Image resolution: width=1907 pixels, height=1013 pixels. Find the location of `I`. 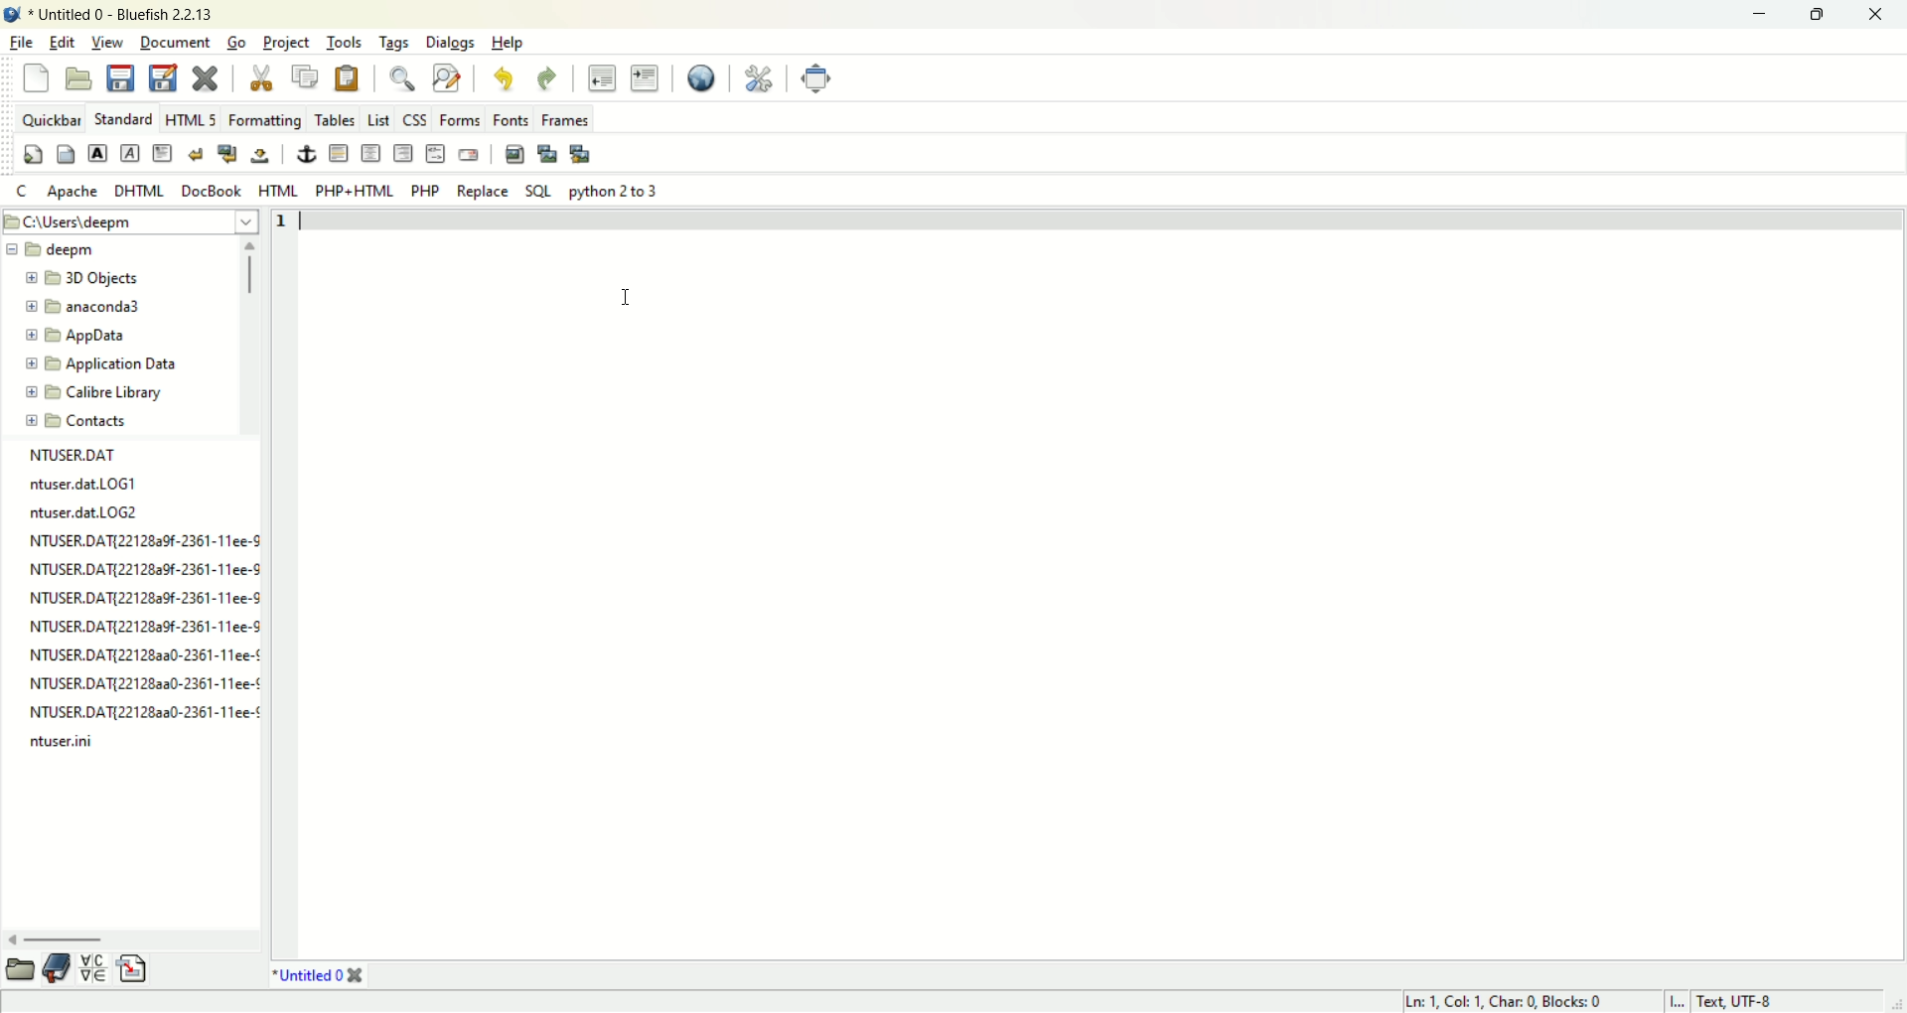

I is located at coordinates (1680, 1002).